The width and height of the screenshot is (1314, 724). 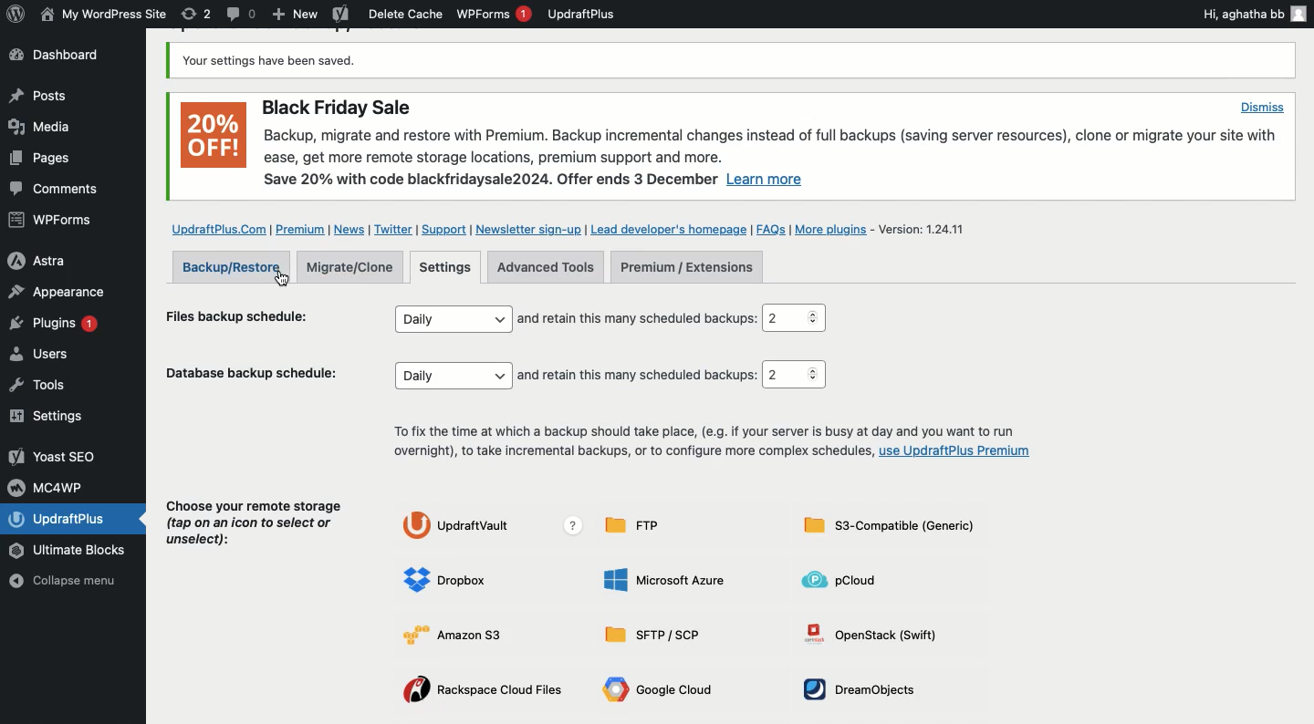 I want to click on Dashboard, so click(x=66, y=57).